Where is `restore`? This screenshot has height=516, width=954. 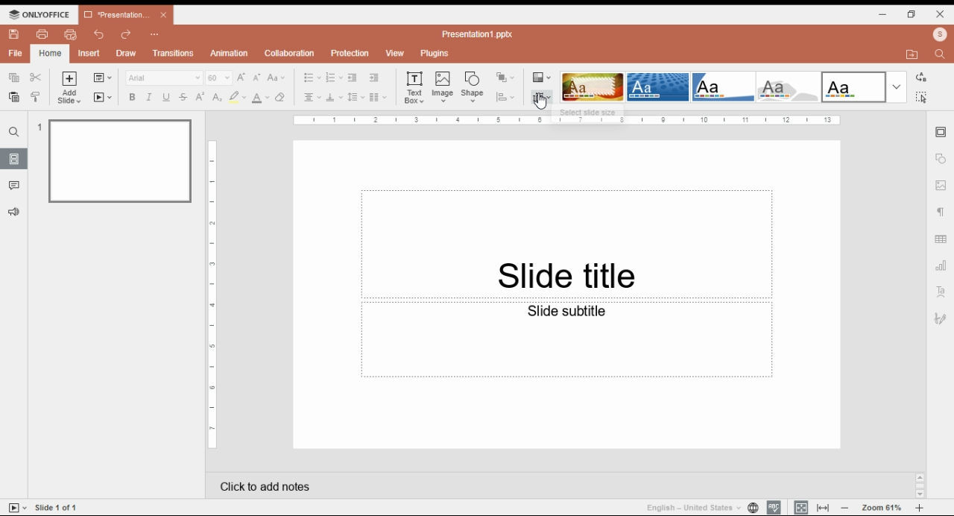 restore is located at coordinates (912, 14).